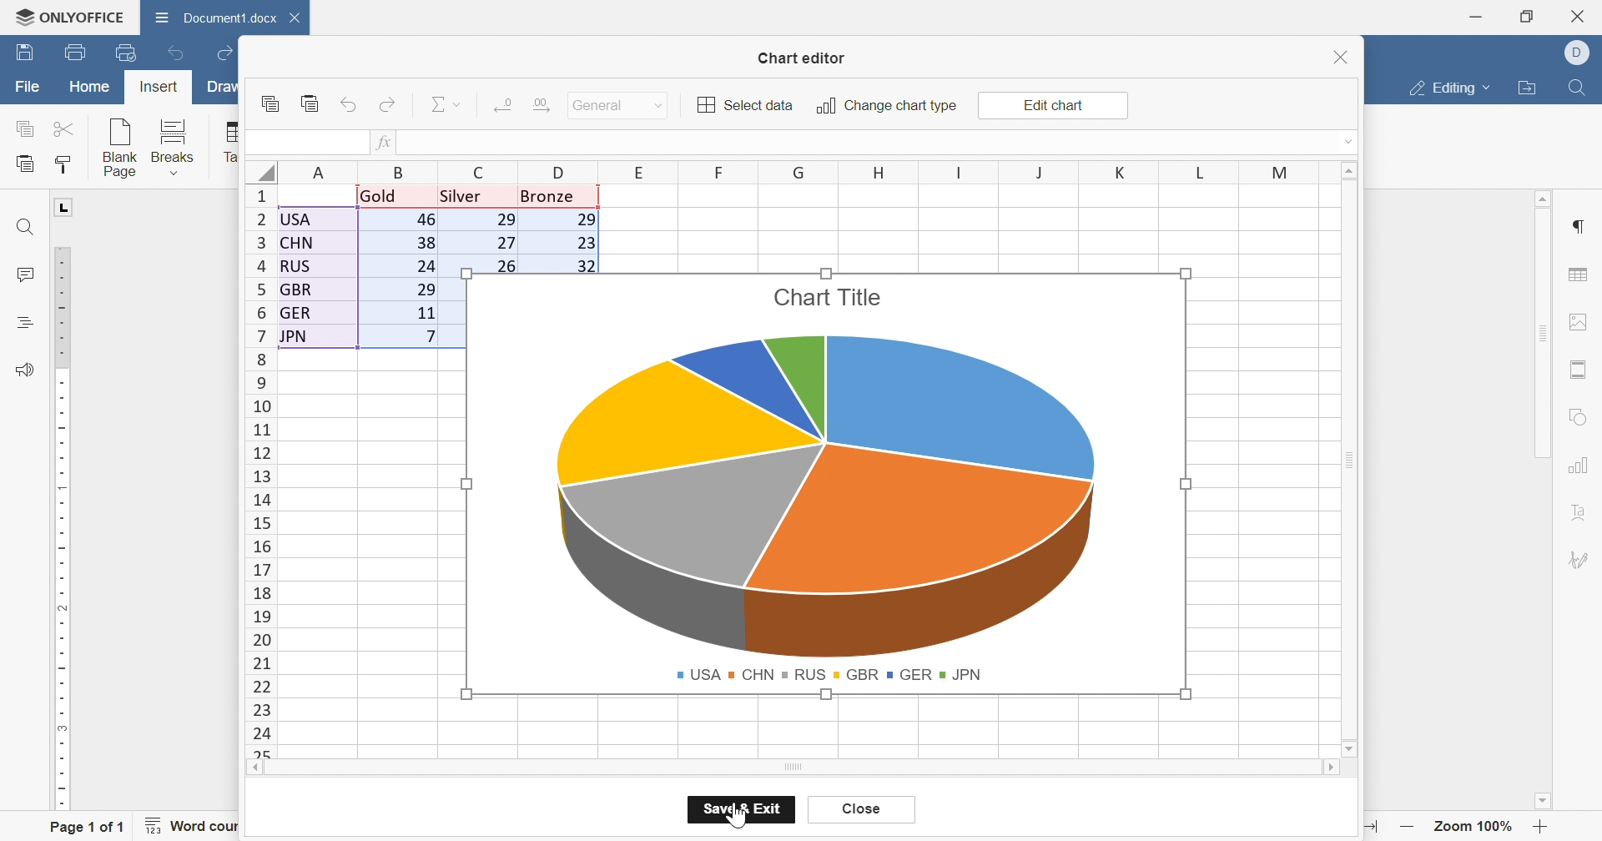 Image resolution: width=1602 pixels, height=841 pixels. I want to click on Print file, so click(73, 51).